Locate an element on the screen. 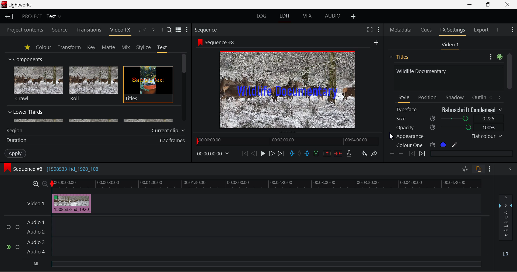 This screenshot has height=272, width=517. Settings is located at coordinates (495, 56).